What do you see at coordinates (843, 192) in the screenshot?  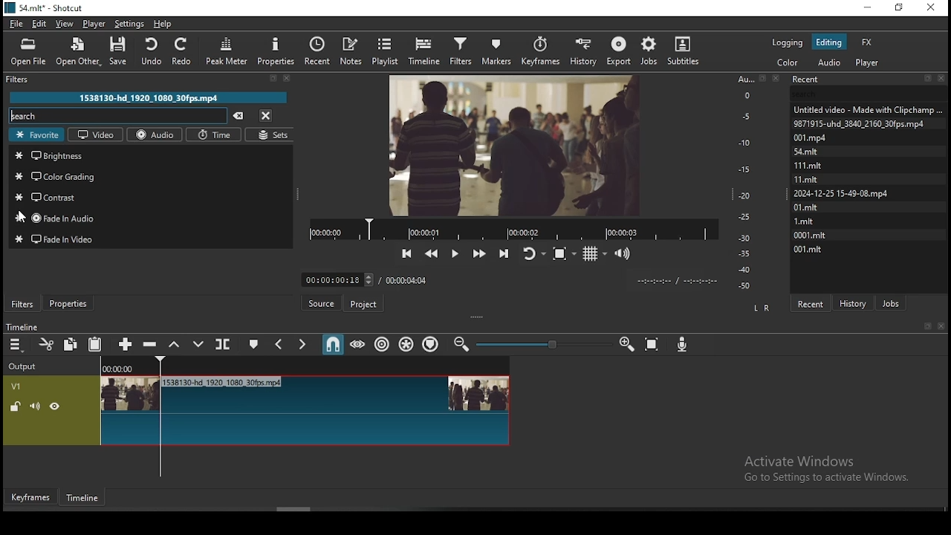 I see `2024-12-25 15-49-08. mp4` at bounding box center [843, 192].